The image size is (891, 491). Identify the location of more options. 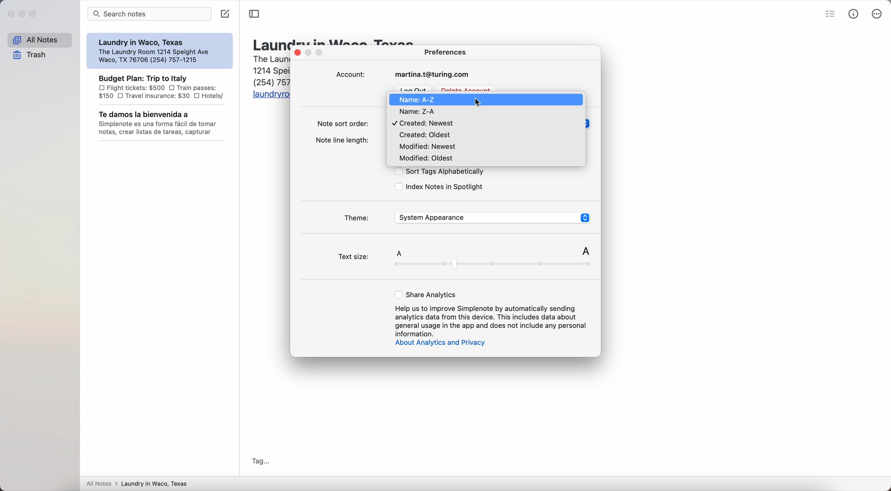
(878, 13).